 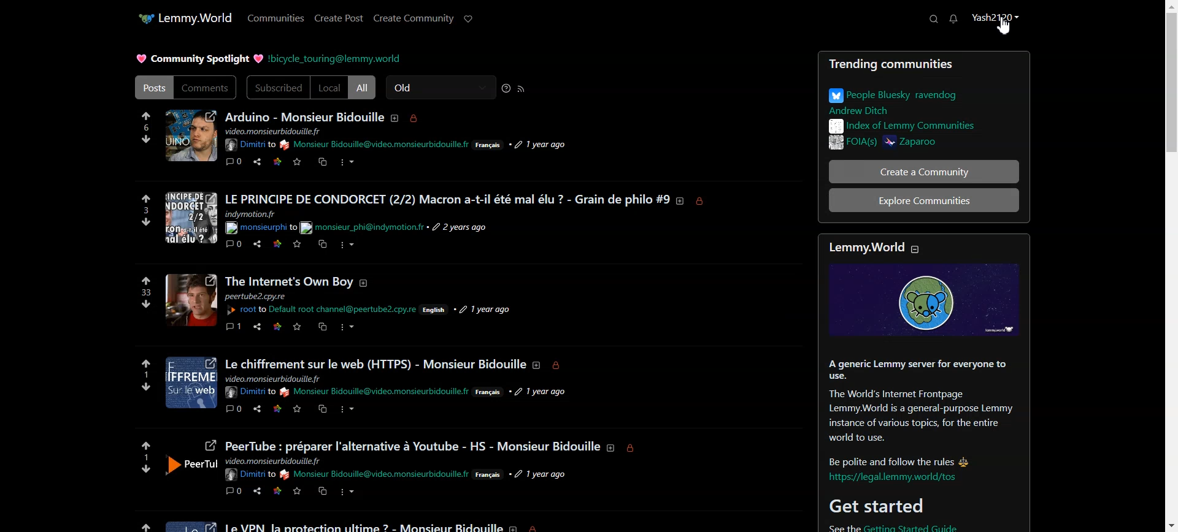 I want to click on save, so click(x=298, y=245).